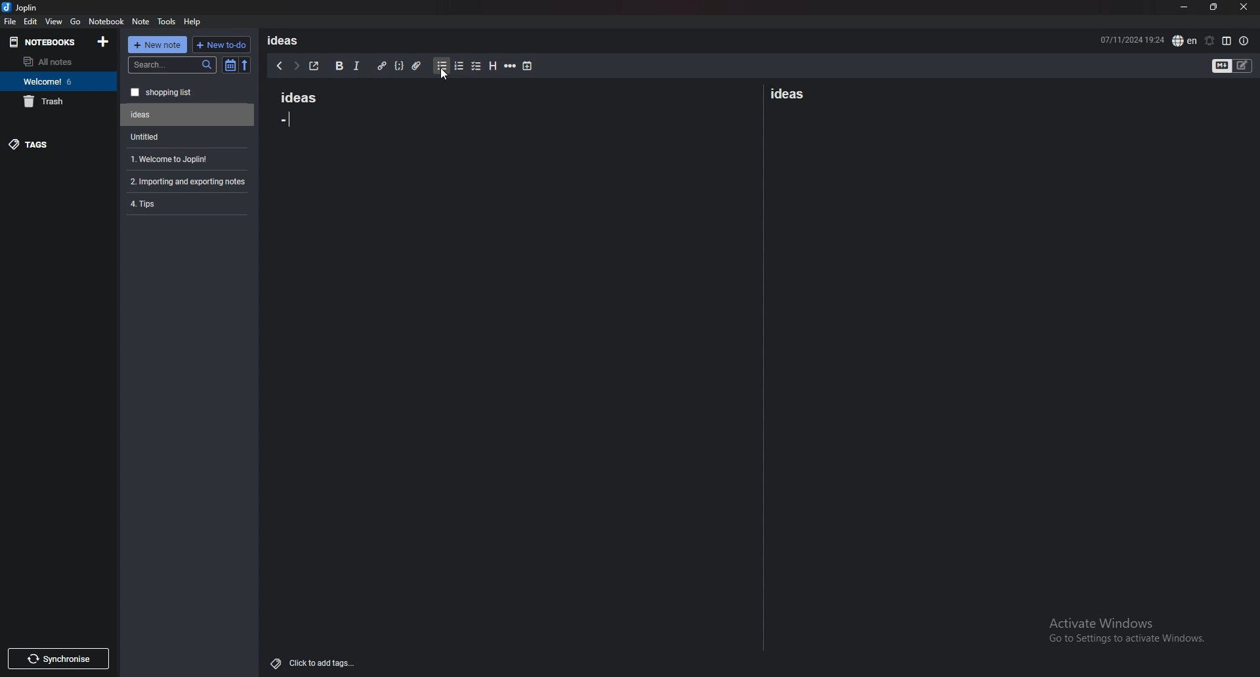 This screenshot has width=1260, height=677. Describe the element at coordinates (30, 7) in the screenshot. I see `Joplin` at that location.